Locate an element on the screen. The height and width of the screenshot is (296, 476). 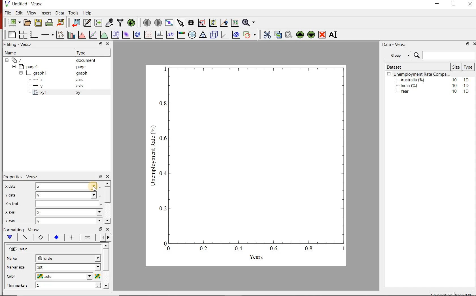
MArker is located at coordinates (16, 259).